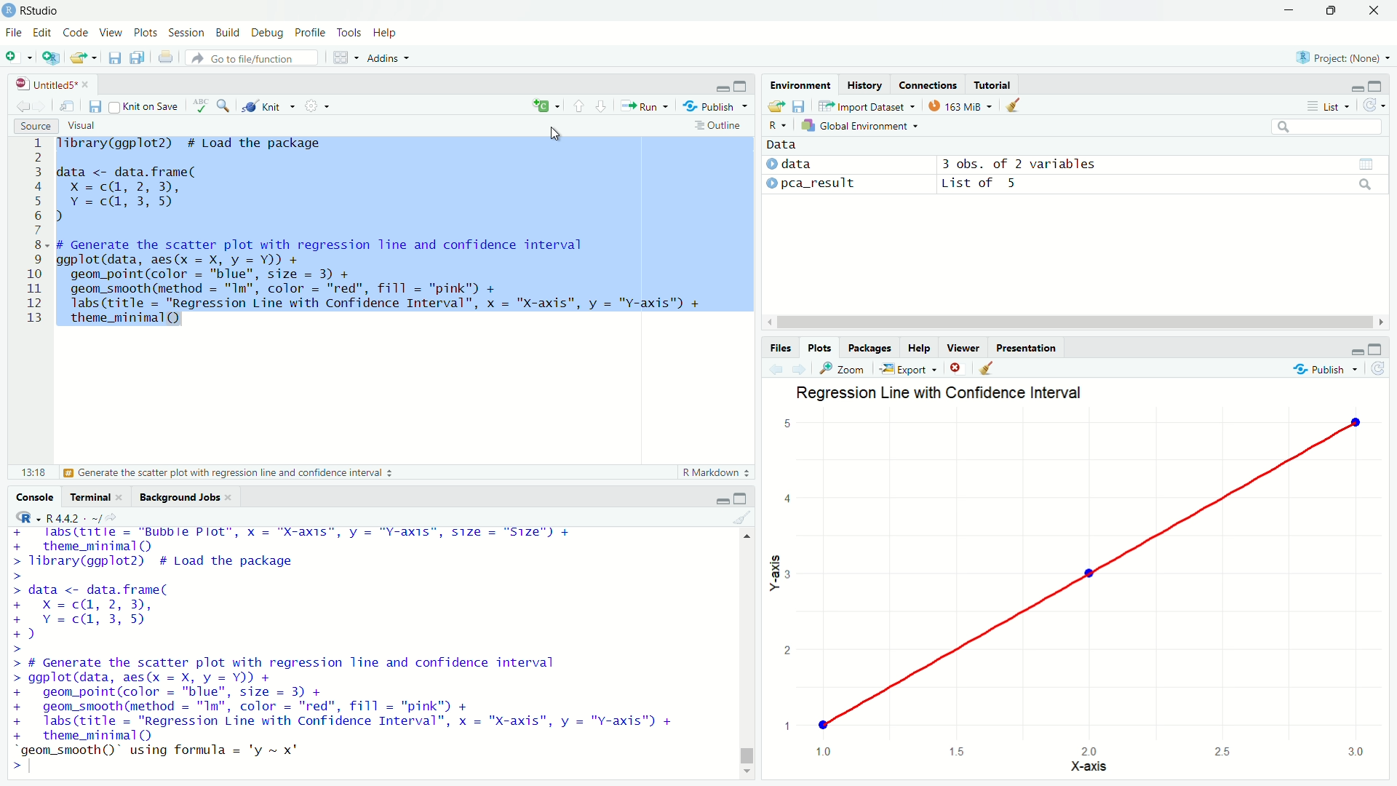 This screenshot has height=786, width=1397. What do you see at coordinates (42, 32) in the screenshot?
I see `Edit` at bounding box center [42, 32].